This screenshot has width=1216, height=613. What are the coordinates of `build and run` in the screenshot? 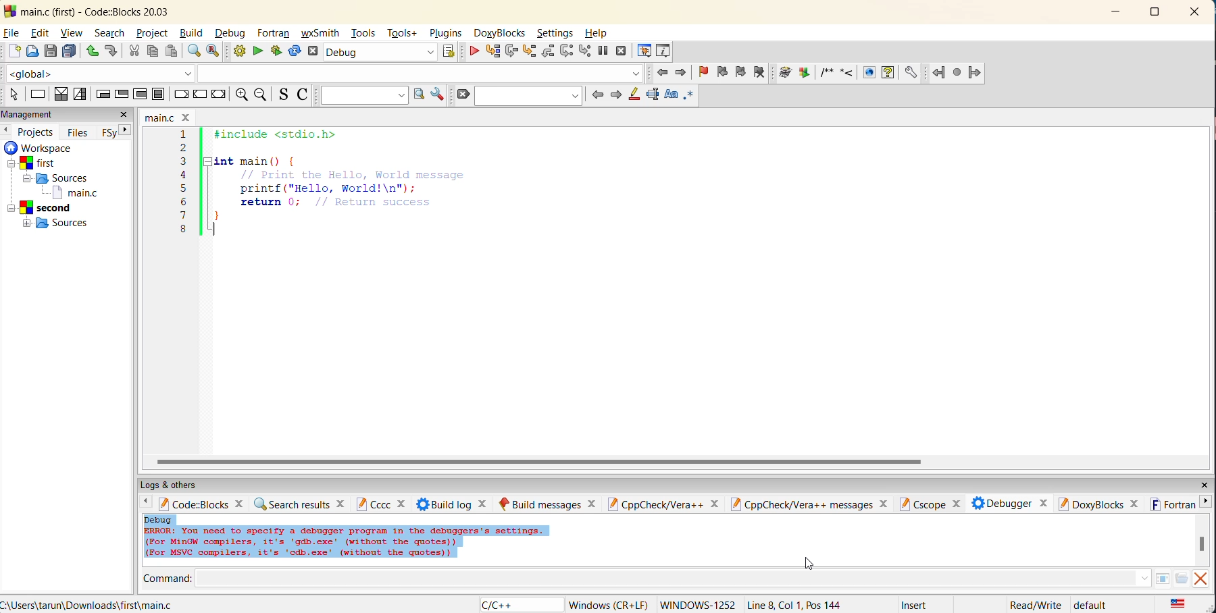 It's located at (277, 51).